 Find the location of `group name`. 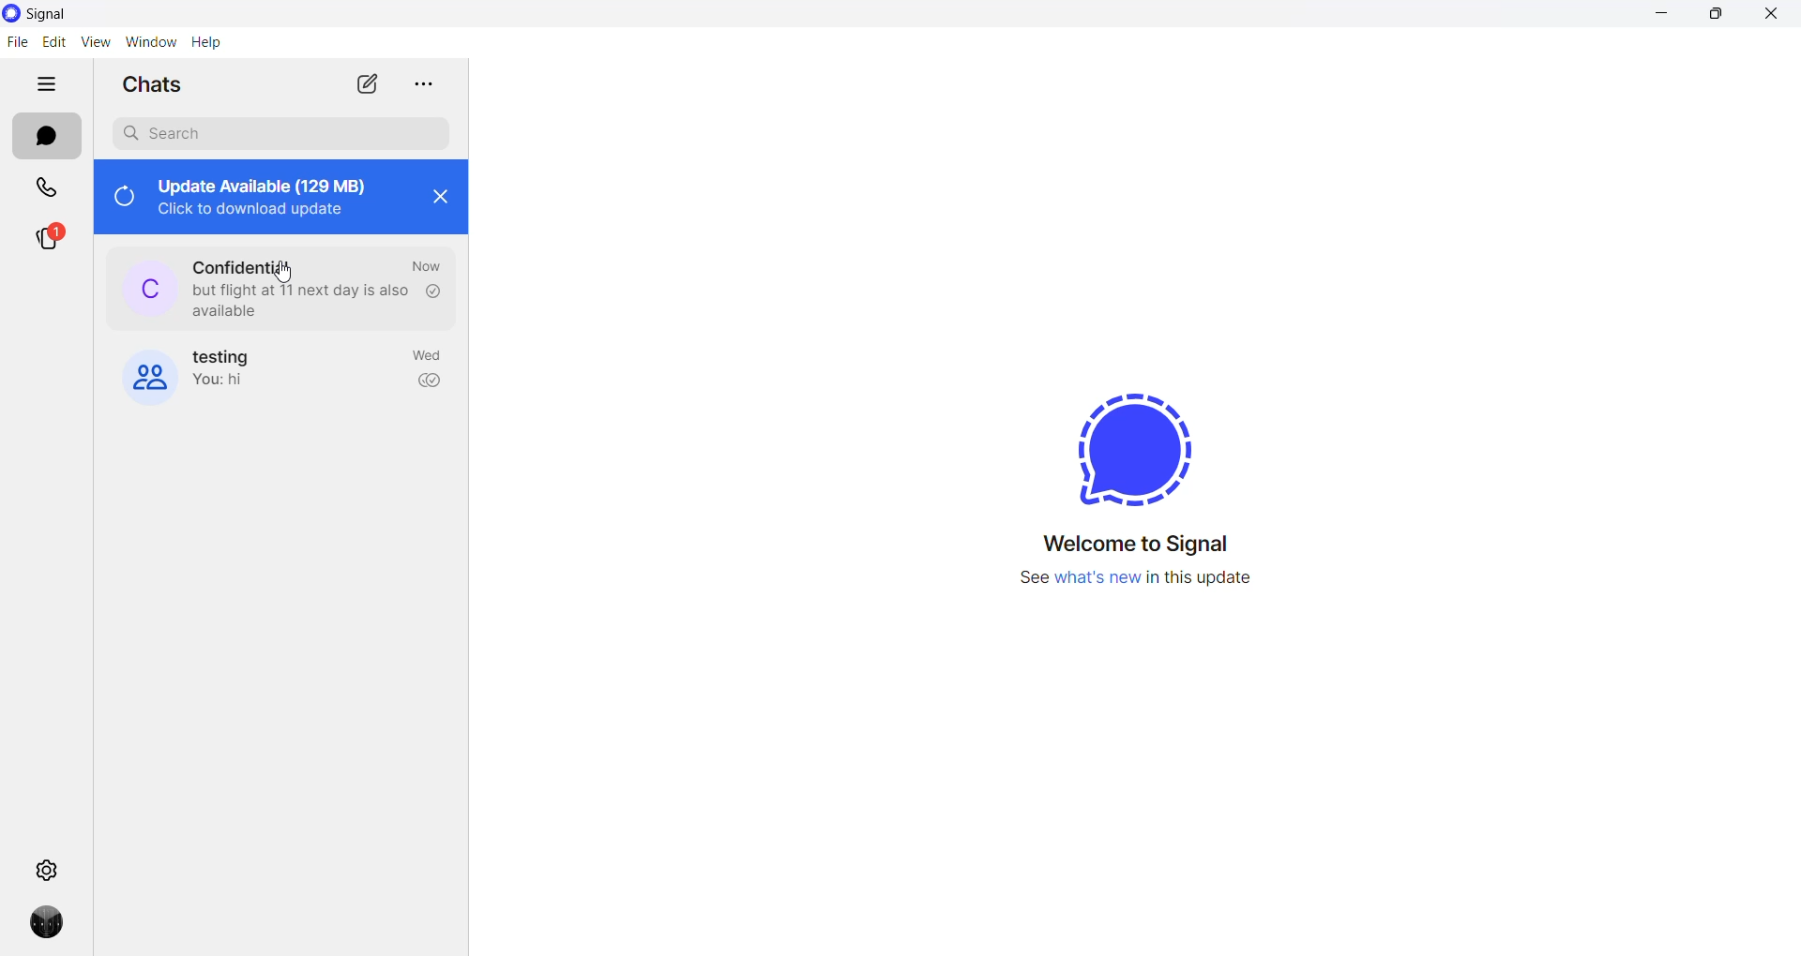

group name is located at coordinates (230, 356).